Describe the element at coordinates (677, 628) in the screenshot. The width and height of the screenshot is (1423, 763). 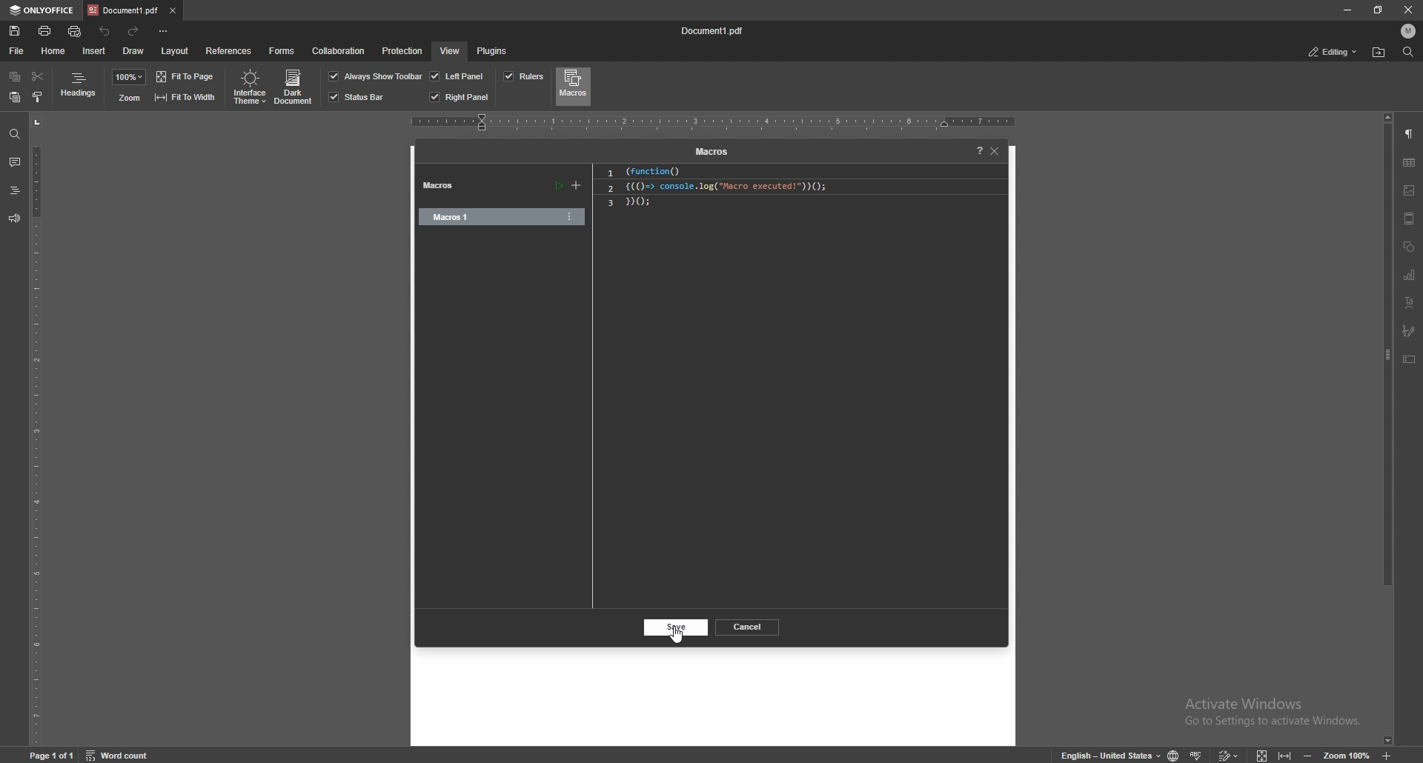
I see `save` at that location.